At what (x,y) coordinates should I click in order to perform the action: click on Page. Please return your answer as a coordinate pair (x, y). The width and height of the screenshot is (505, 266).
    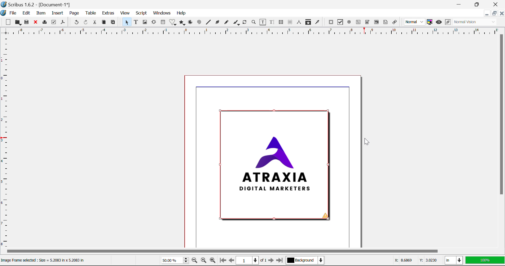
    Looking at the image, I should click on (74, 14).